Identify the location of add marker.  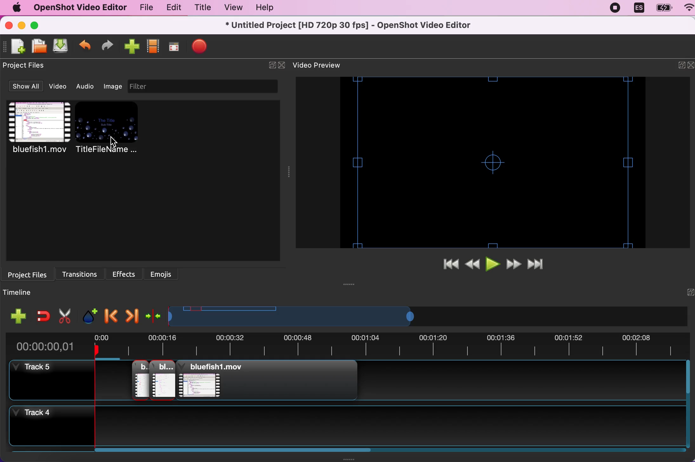
(89, 313).